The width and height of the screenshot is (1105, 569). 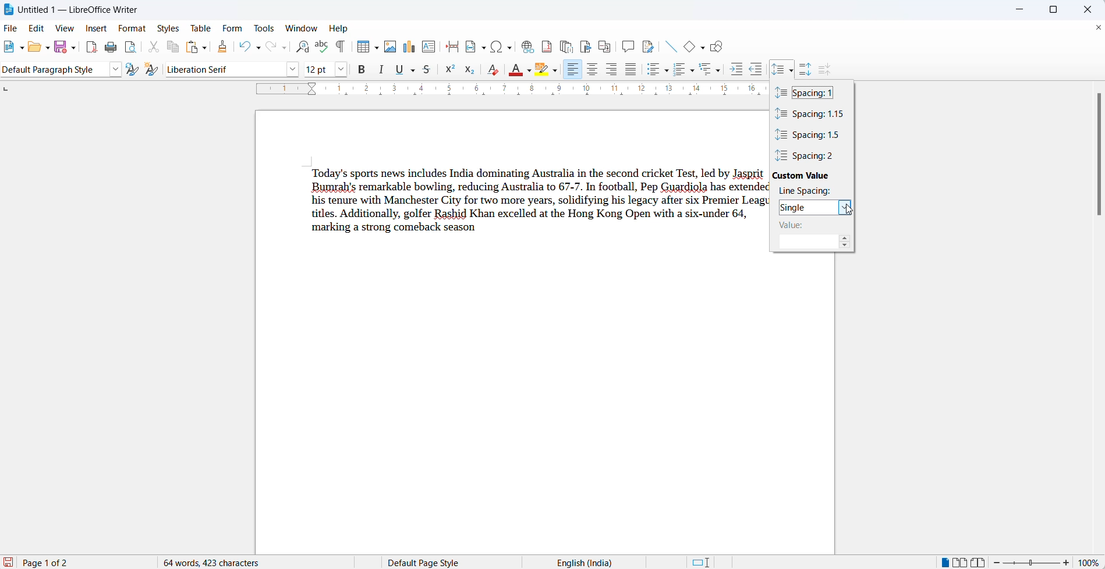 What do you see at coordinates (408, 47) in the screenshot?
I see `insert charts` at bounding box center [408, 47].